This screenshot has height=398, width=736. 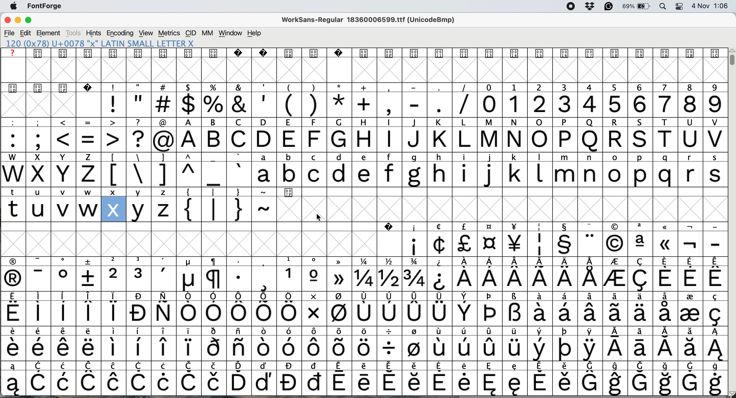 I want to click on element, so click(x=50, y=33).